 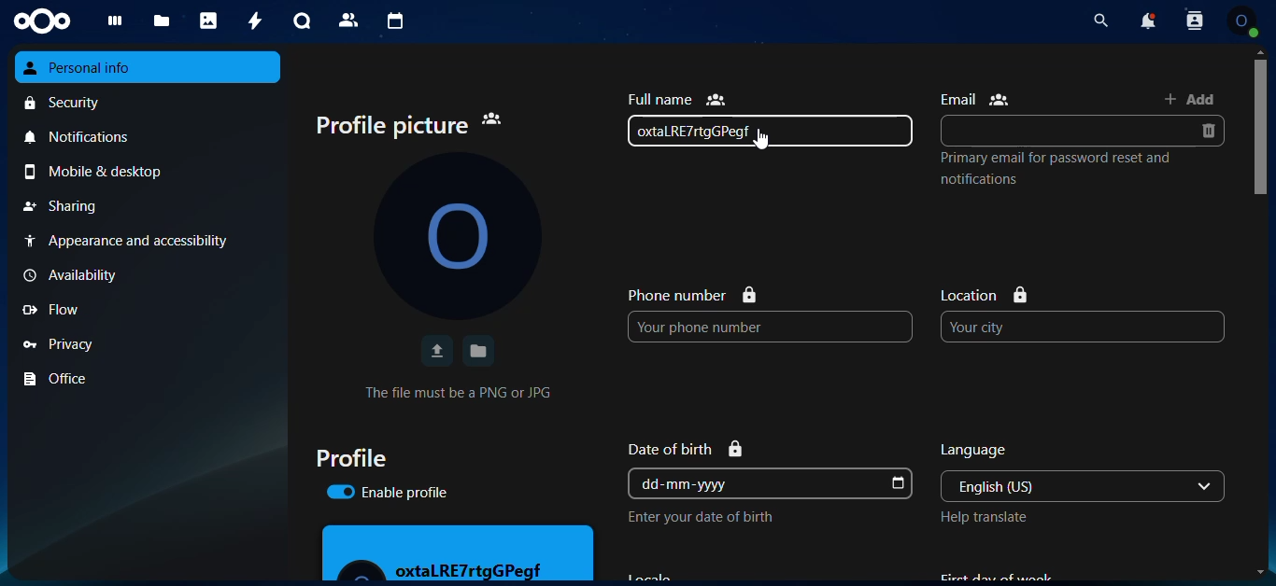 What do you see at coordinates (676, 99) in the screenshot?
I see `full name` at bounding box center [676, 99].